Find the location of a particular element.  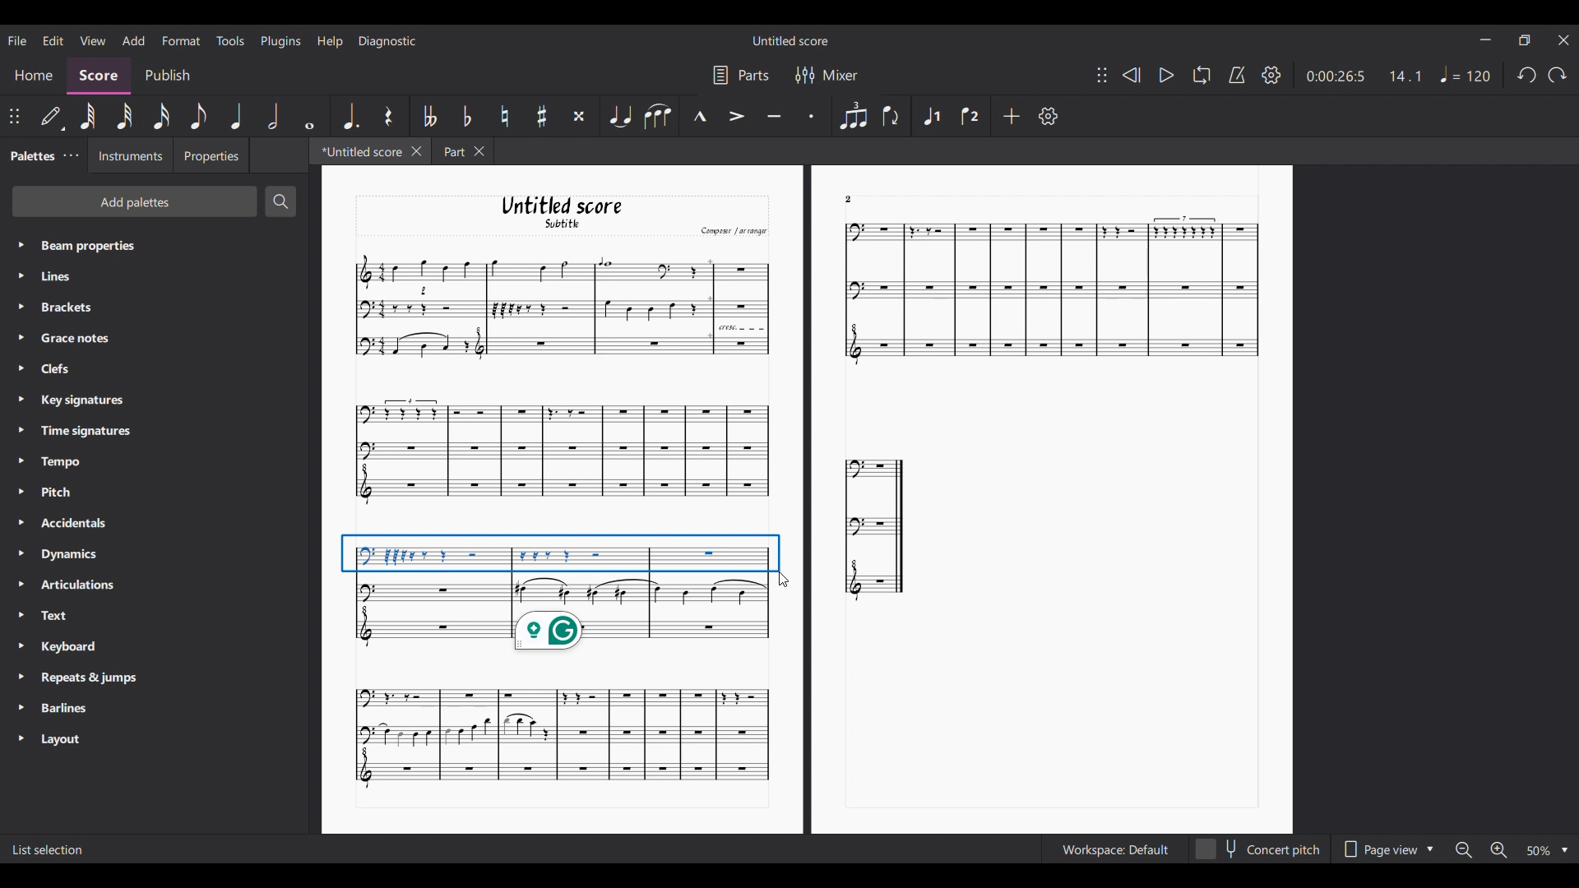

Show in smaller tab is located at coordinates (1524, 40).